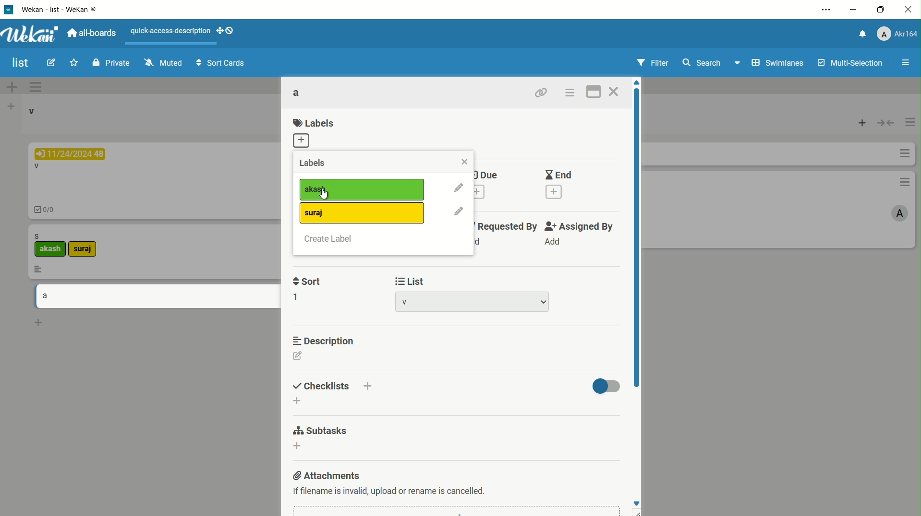  What do you see at coordinates (9, 109) in the screenshot?
I see `add` at bounding box center [9, 109].